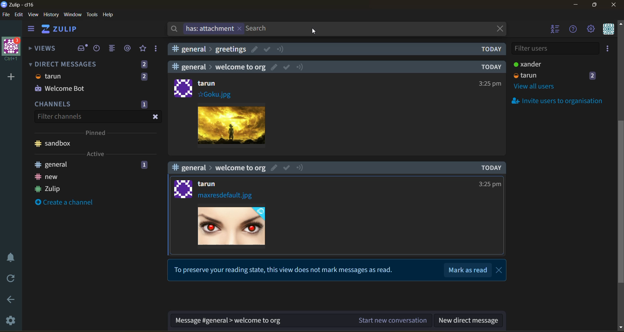 The image size is (624, 332). What do you see at coordinates (555, 49) in the screenshot?
I see `filter users` at bounding box center [555, 49].